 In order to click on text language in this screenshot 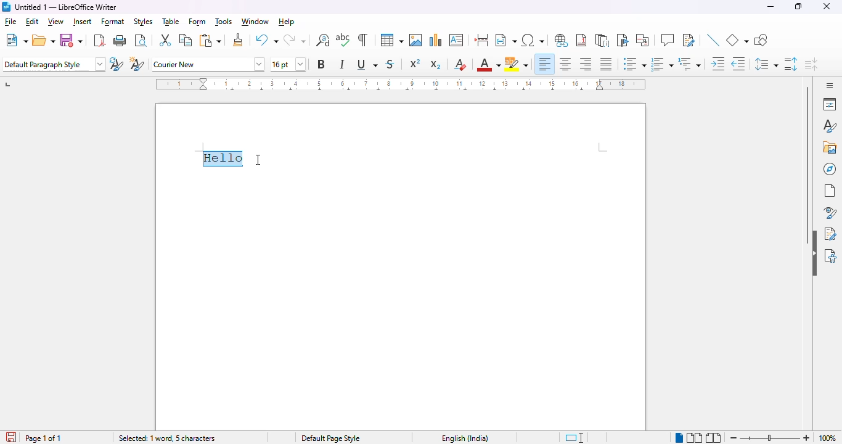, I will do `click(462, 438)`.